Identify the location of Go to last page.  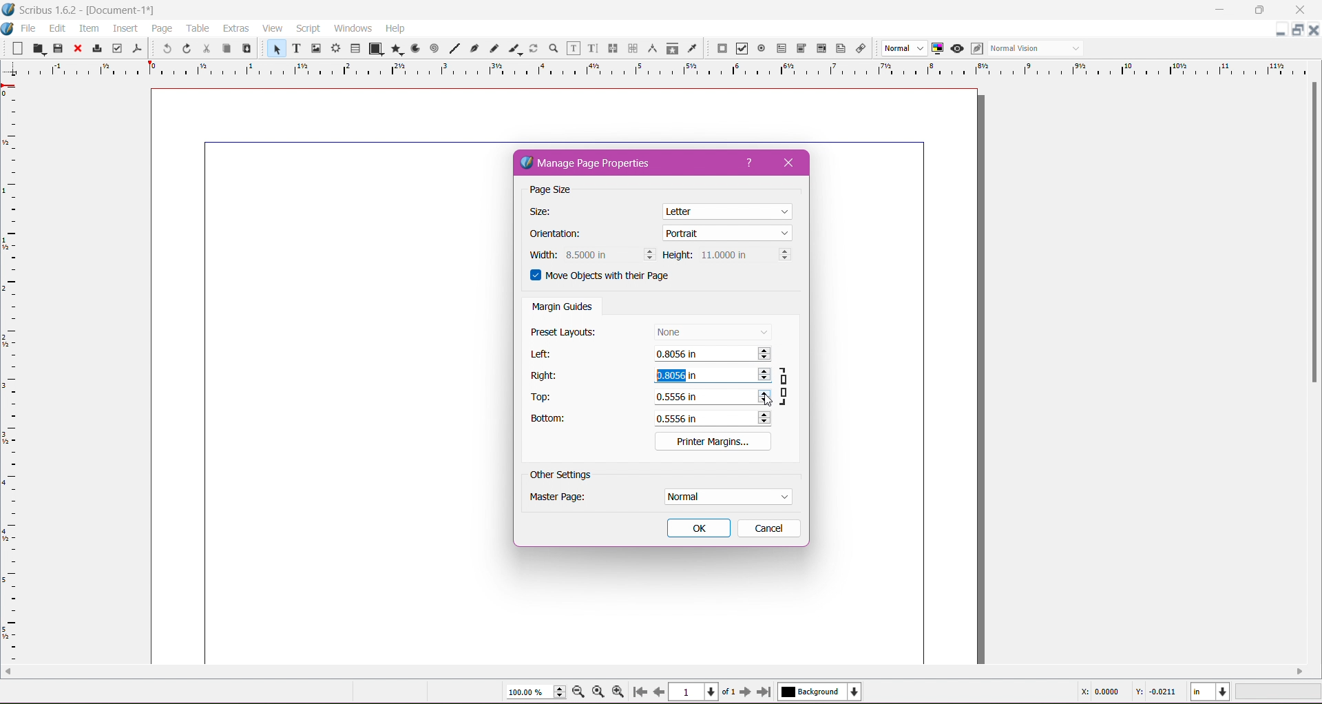
(765, 692).